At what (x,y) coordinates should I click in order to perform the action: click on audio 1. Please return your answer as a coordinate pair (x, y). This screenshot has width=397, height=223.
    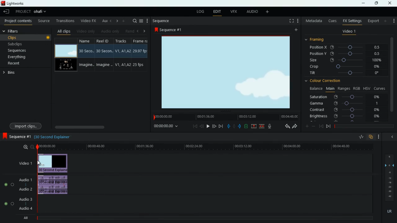
    Looking at the image, I should click on (24, 179).